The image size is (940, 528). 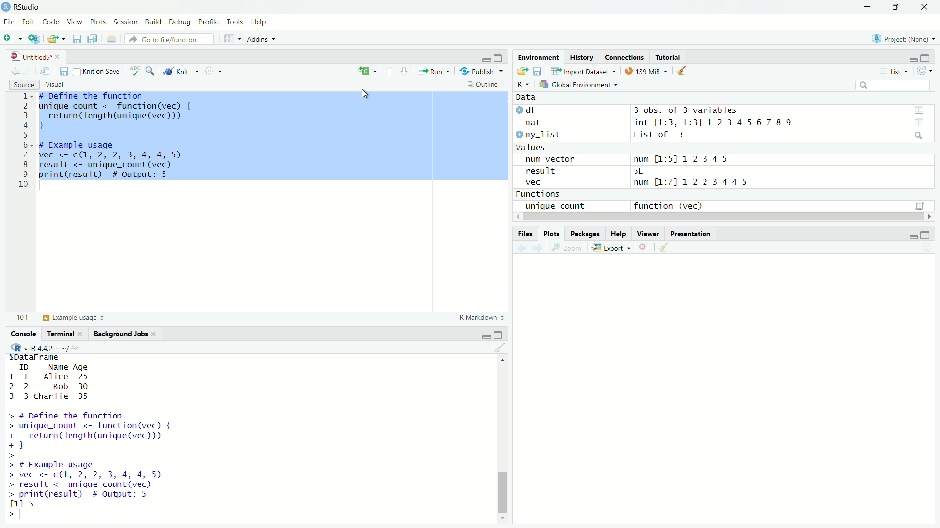 I want to click on view data, so click(x=919, y=123).